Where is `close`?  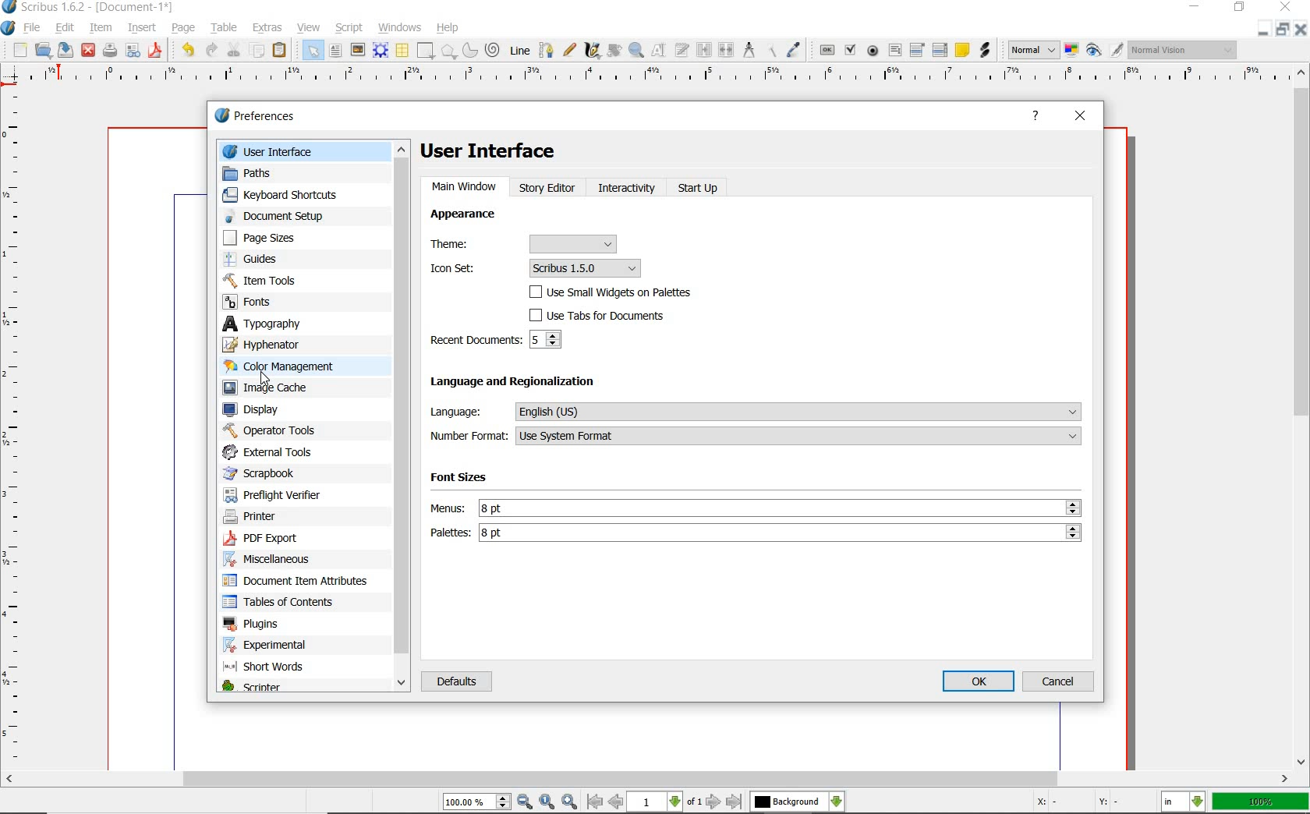
close is located at coordinates (1301, 30).